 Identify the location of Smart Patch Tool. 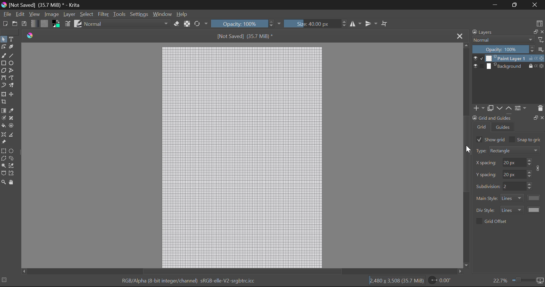
(11, 119).